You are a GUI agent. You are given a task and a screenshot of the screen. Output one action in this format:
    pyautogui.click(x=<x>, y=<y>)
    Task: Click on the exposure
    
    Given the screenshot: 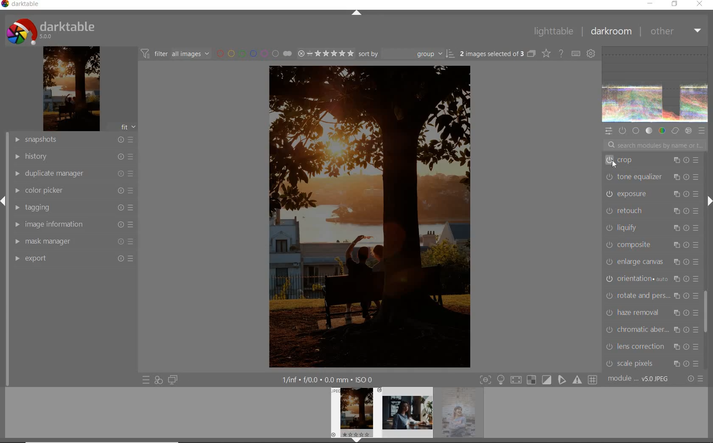 What is the action you would take?
    pyautogui.click(x=651, y=195)
    